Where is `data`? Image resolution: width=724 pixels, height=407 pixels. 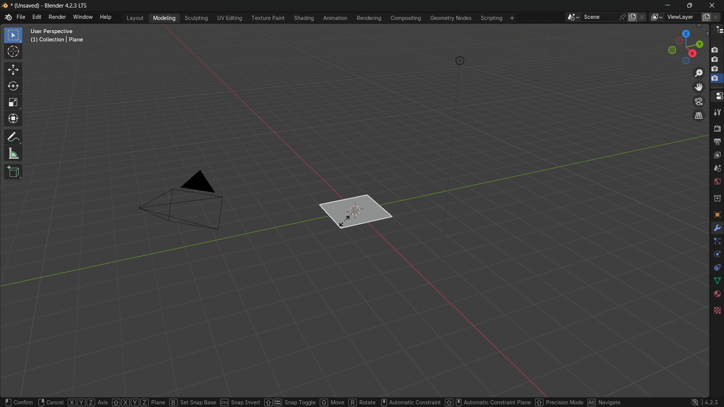
data is located at coordinates (716, 281).